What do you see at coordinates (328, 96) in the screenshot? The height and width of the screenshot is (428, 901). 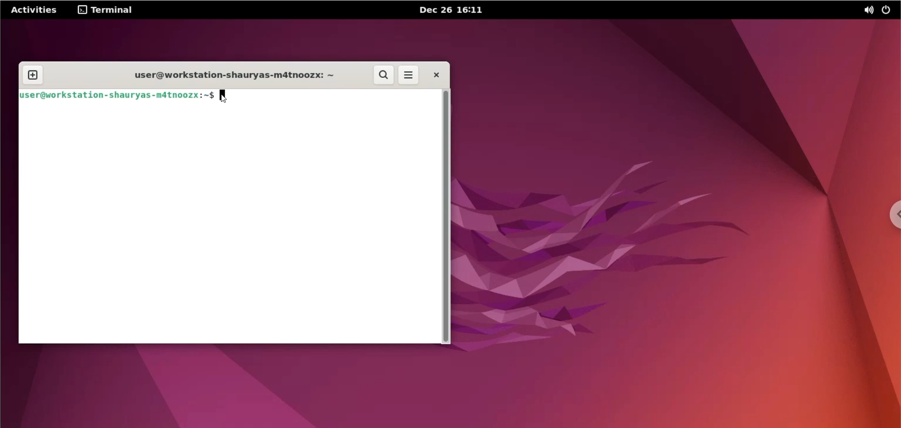 I see `command input` at bounding box center [328, 96].